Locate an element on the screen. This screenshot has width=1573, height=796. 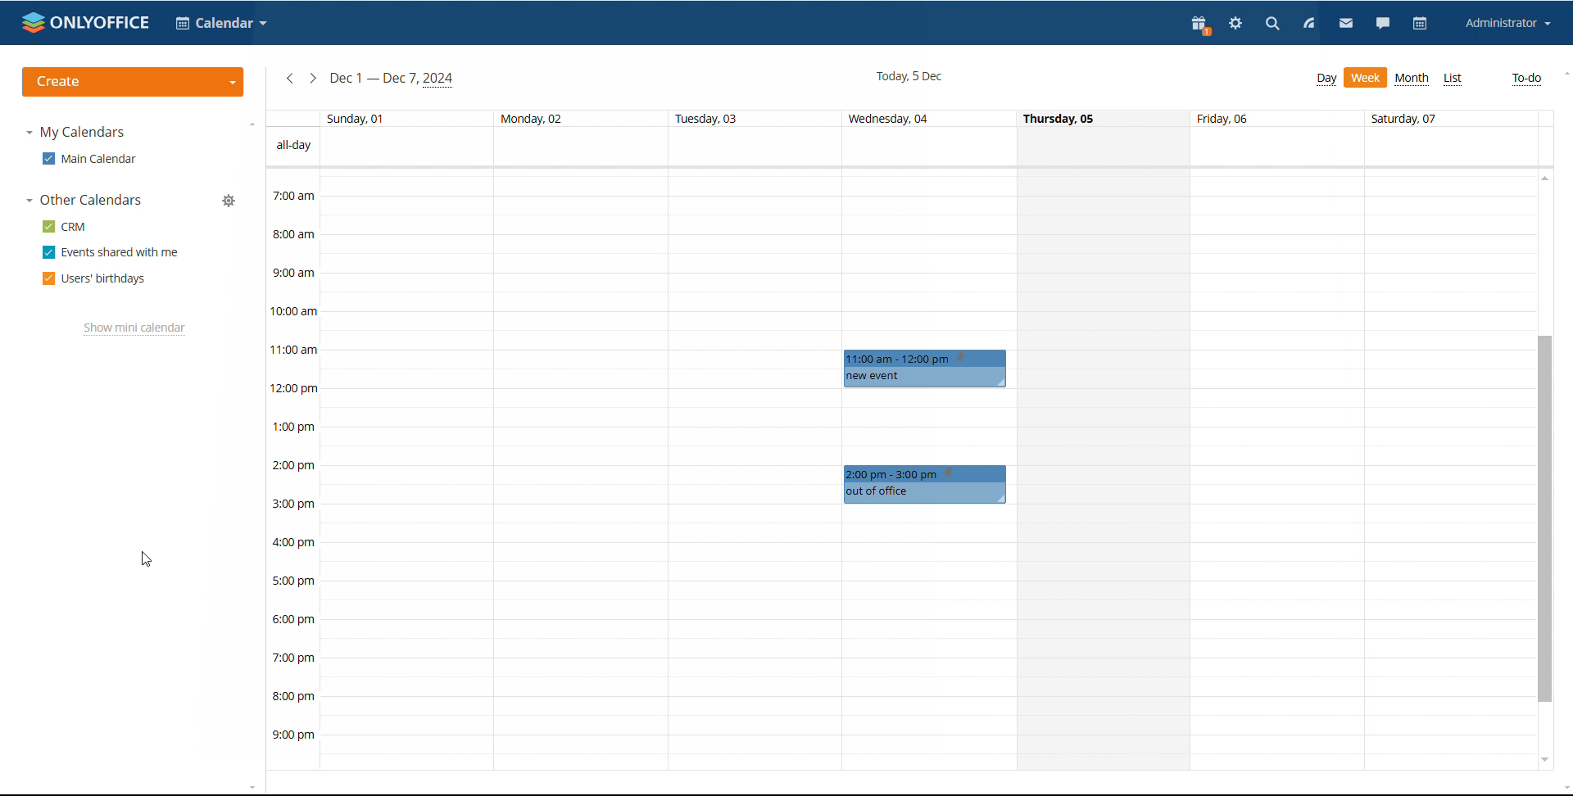
next week is located at coordinates (314, 79).